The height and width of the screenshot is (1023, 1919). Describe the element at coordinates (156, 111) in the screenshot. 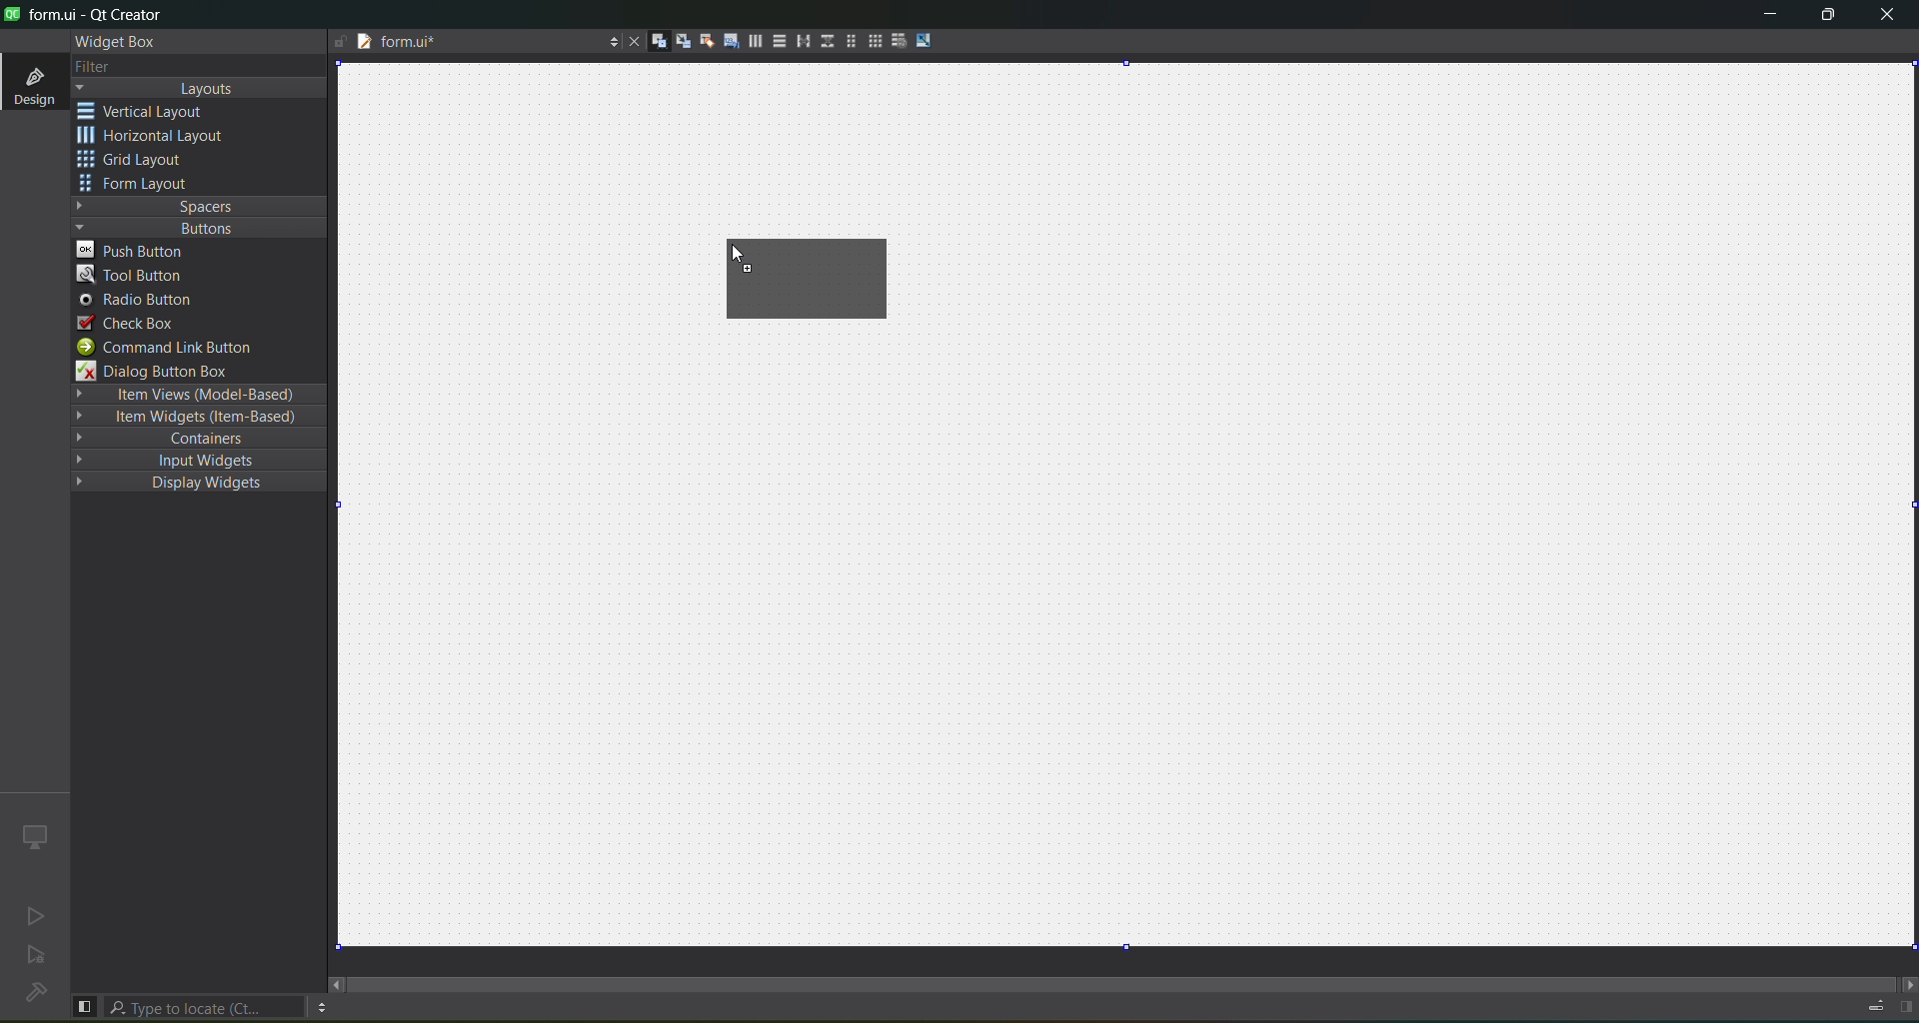

I see `vertical layout` at that location.